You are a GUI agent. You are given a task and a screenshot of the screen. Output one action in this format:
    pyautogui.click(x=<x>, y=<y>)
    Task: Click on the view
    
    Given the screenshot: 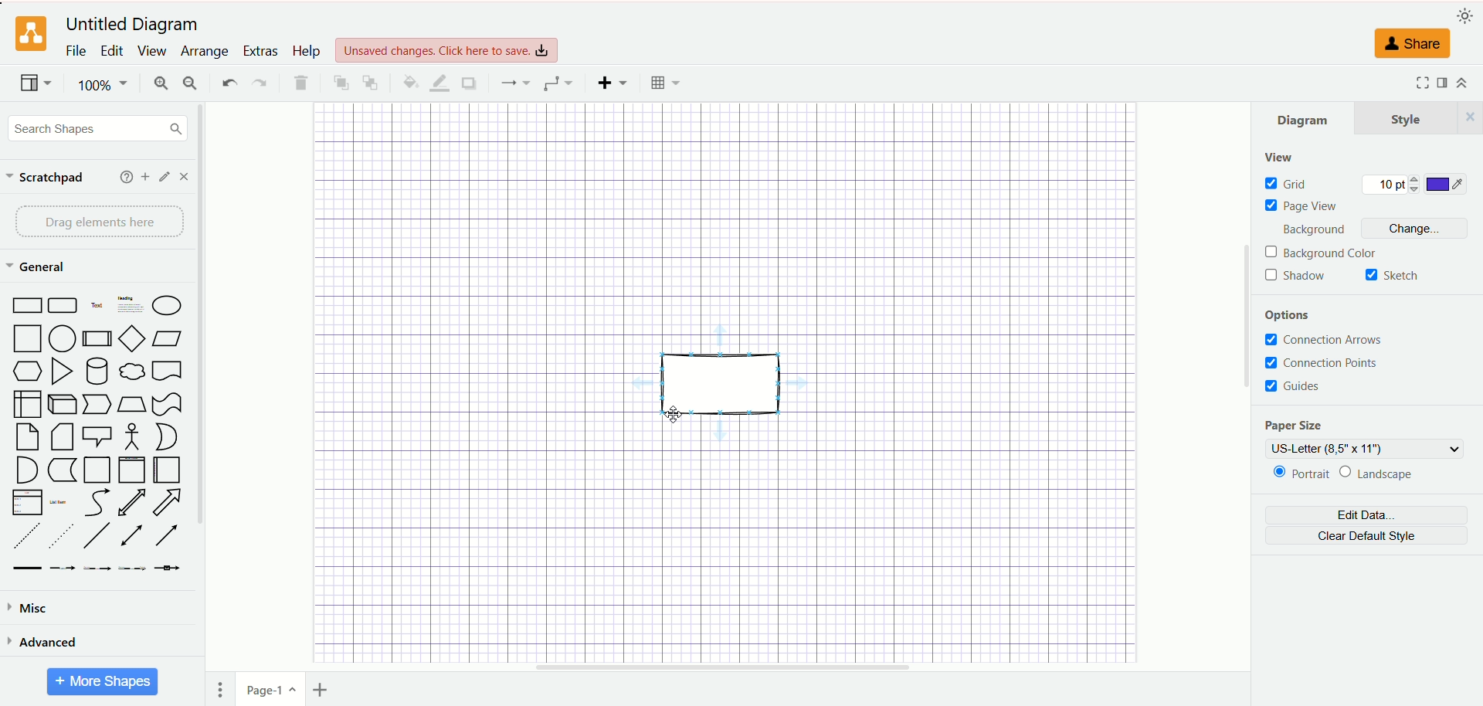 What is the action you would take?
    pyautogui.click(x=150, y=52)
    